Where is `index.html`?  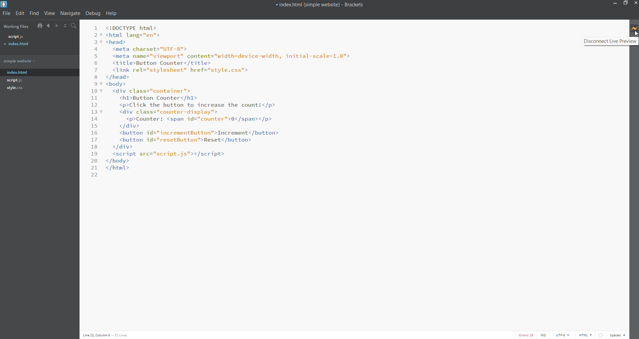 index.html is located at coordinates (37, 44).